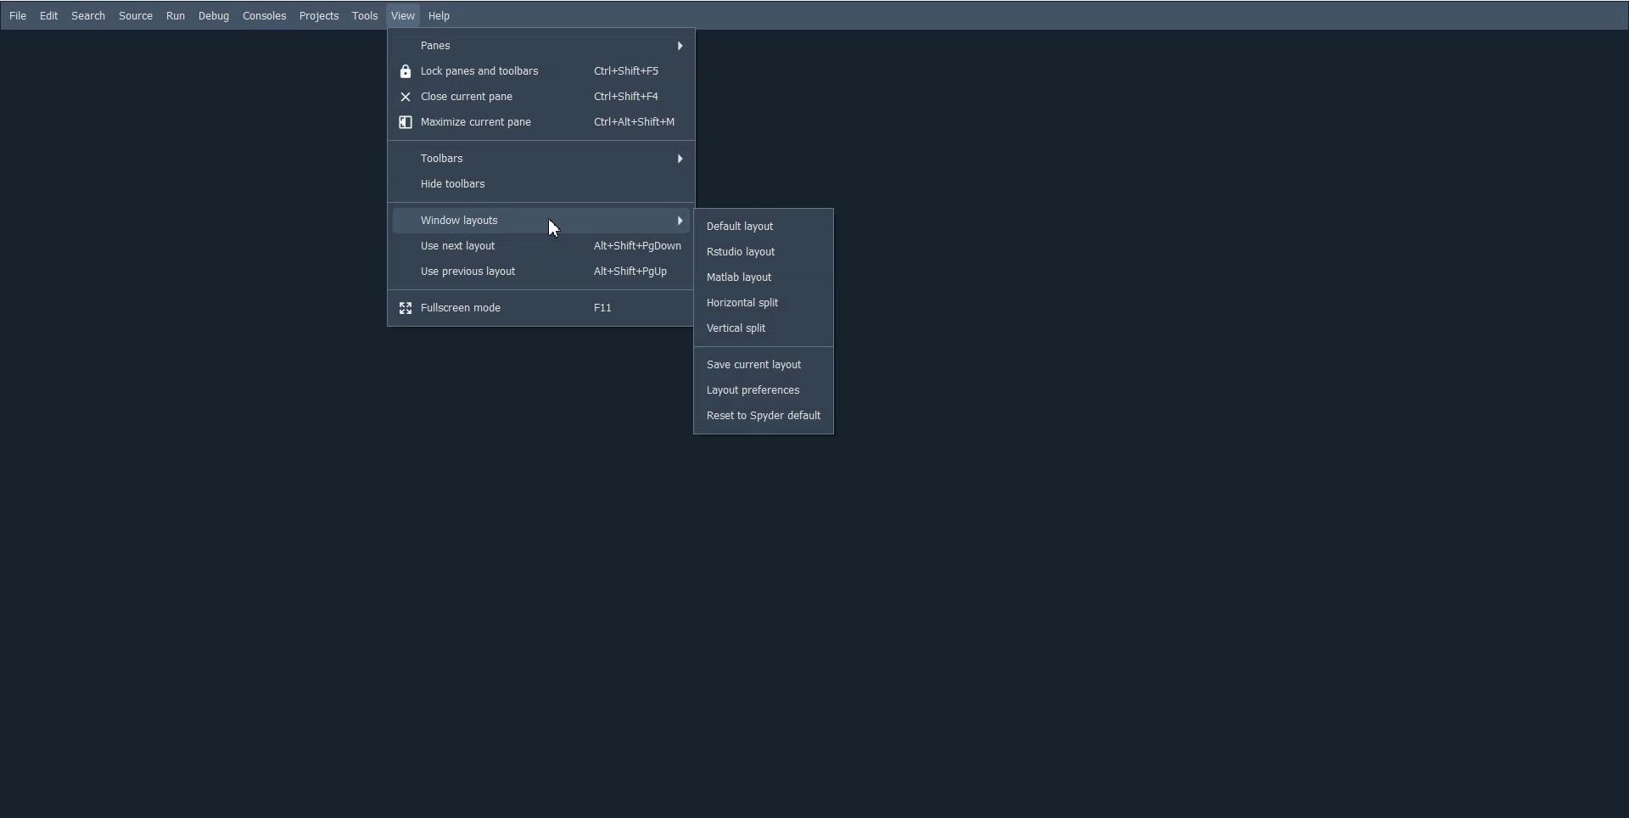 This screenshot has width=1629, height=818. I want to click on Search, so click(88, 15).